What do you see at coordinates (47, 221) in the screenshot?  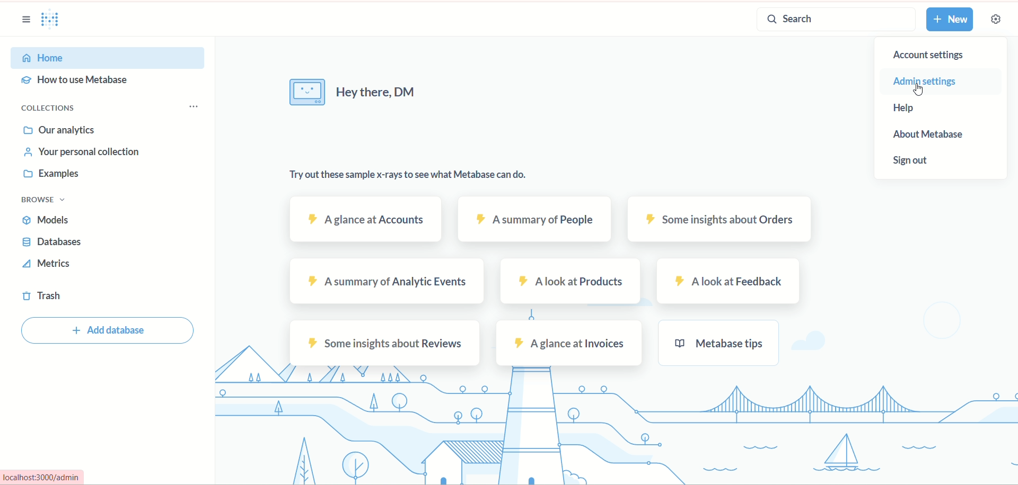 I see `models` at bounding box center [47, 221].